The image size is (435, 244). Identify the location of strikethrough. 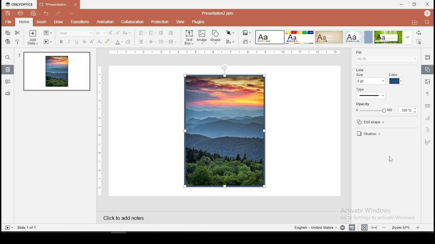
(85, 41).